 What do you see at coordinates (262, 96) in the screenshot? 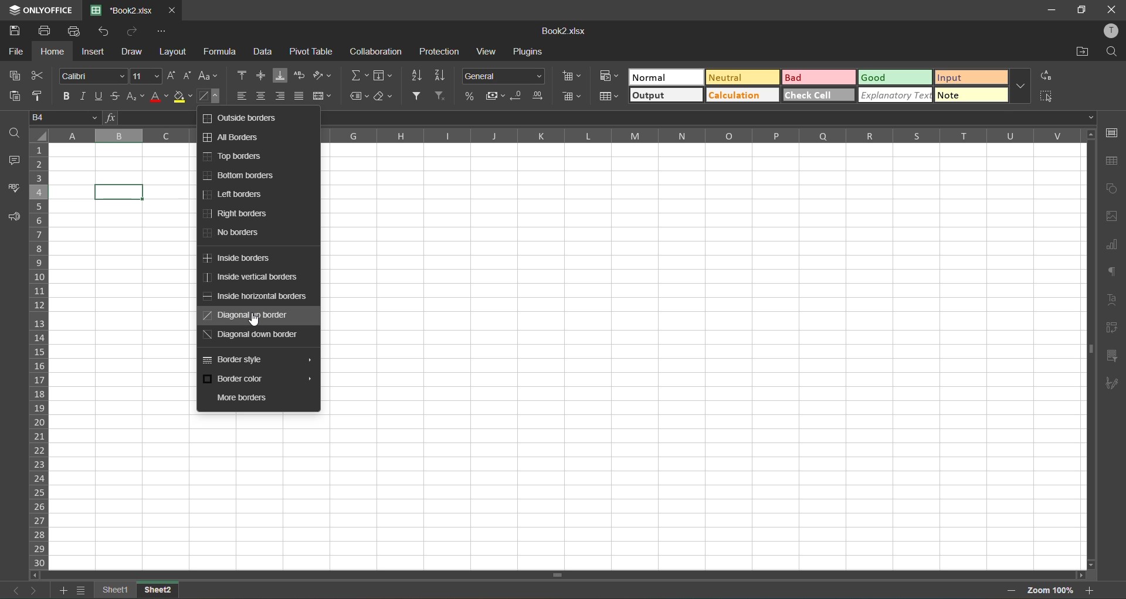
I see `align center` at bounding box center [262, 96].